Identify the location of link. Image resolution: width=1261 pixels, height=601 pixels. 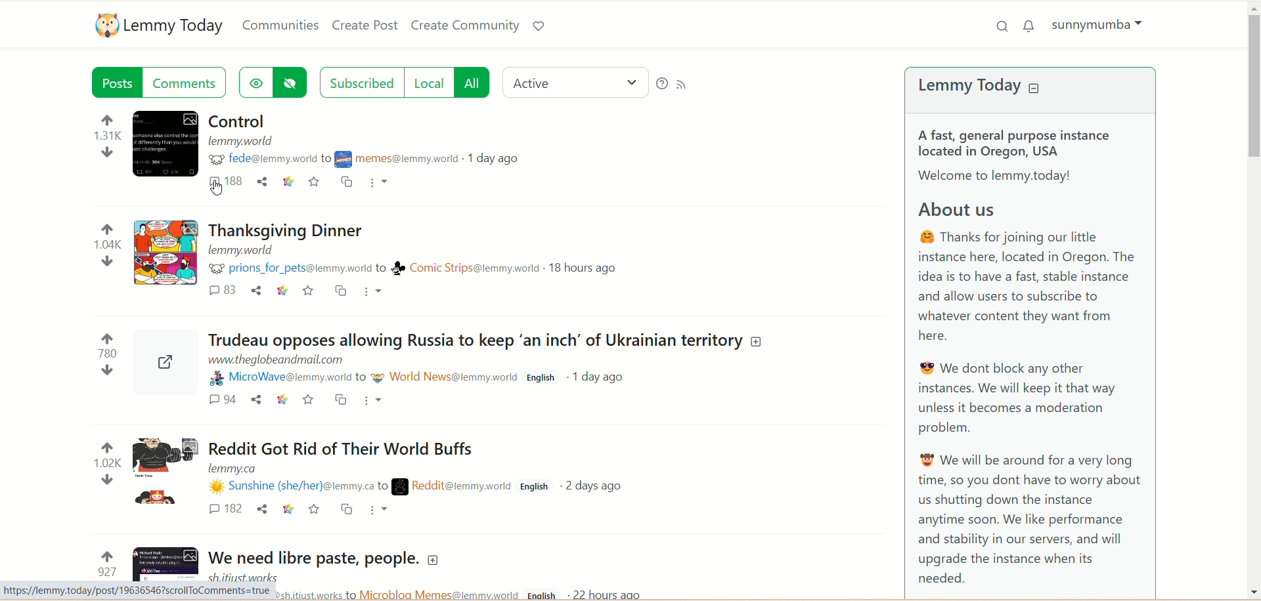
(286, 508).